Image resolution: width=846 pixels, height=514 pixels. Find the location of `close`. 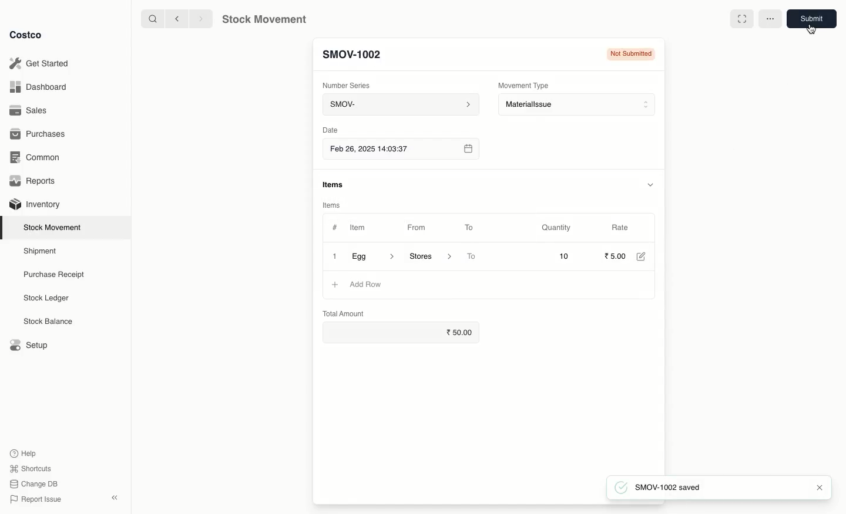

close is located at coordinates (819, 488).